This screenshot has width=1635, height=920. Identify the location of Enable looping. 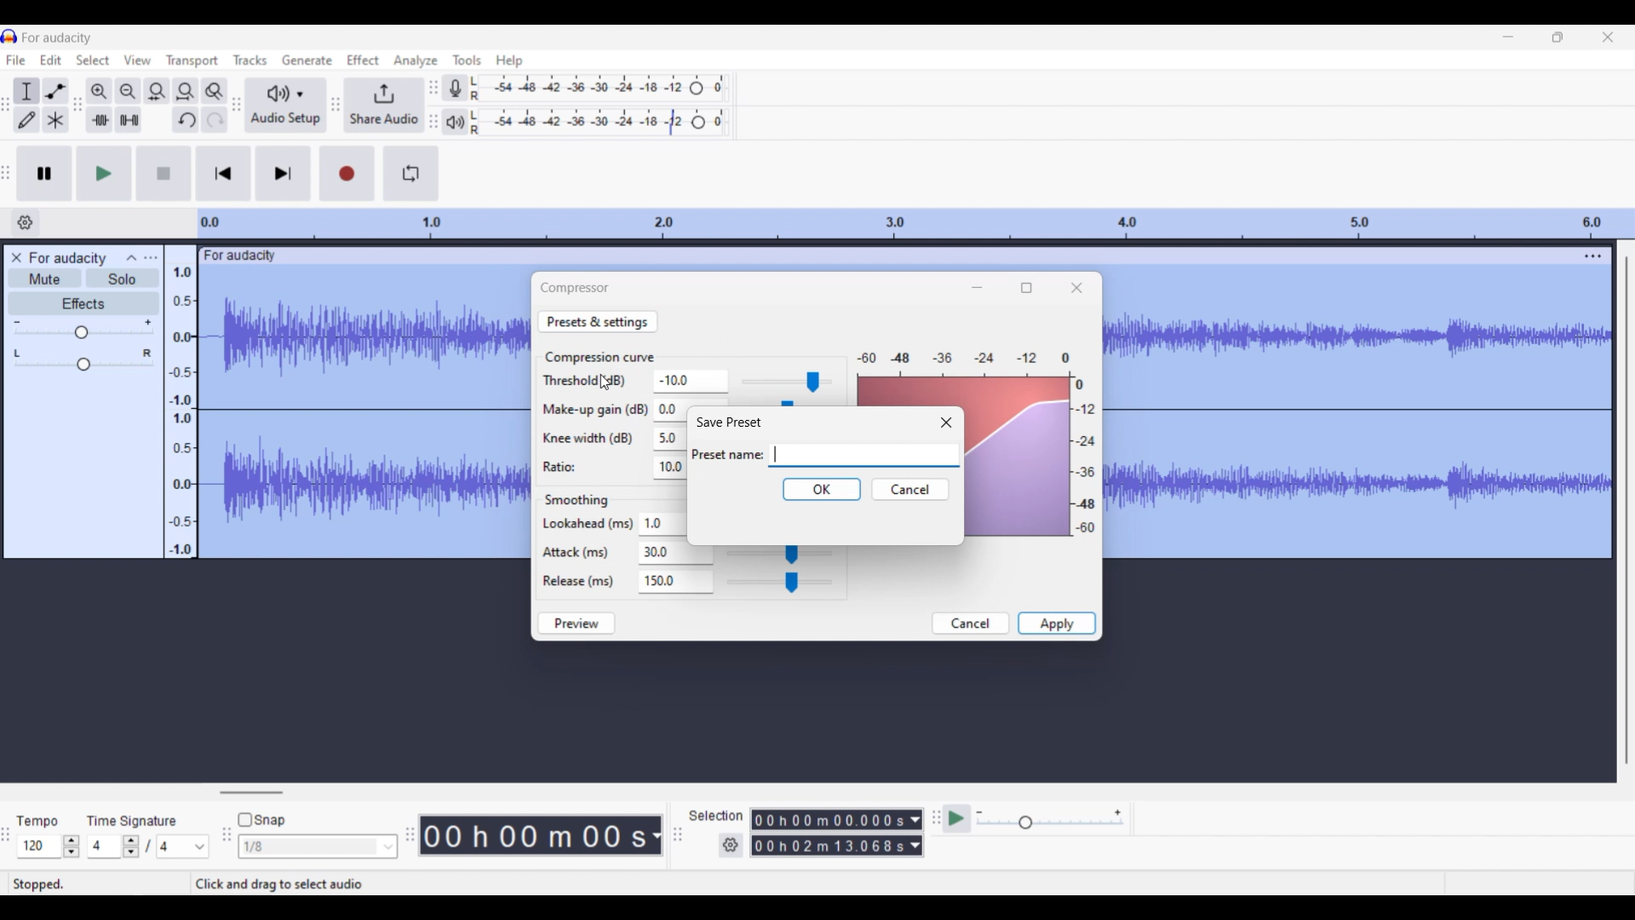
(411, 173).